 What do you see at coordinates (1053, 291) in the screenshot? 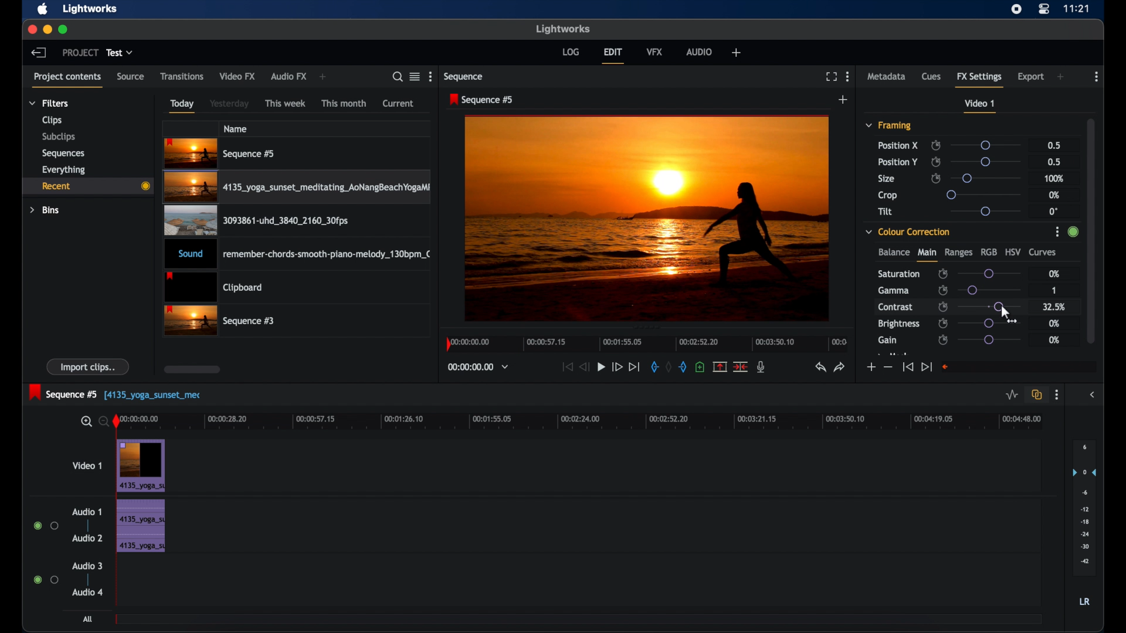
I see `1` at bounding box center [1053, 291].